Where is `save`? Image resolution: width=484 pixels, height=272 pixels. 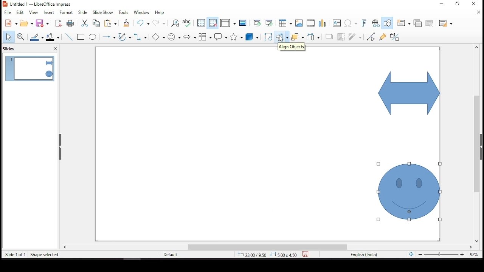 save is located at coordinates (43, 23).